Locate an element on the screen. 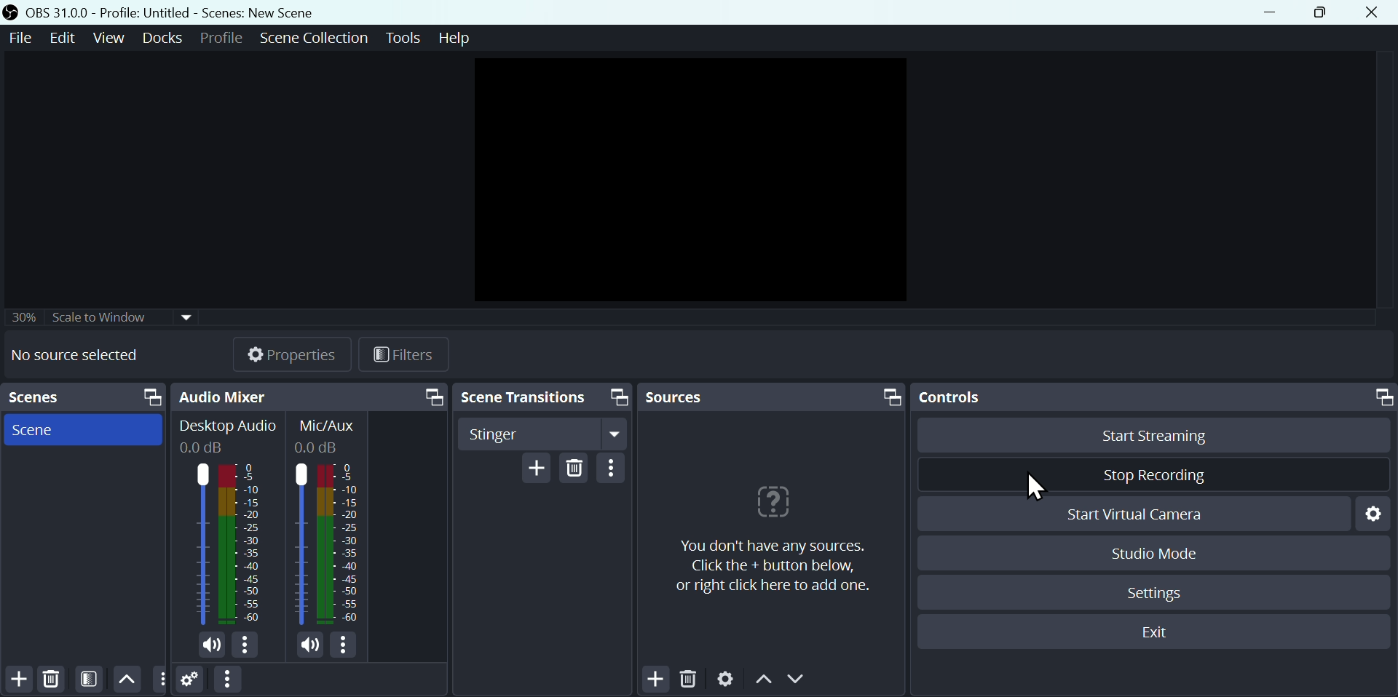 The height and width of the screenshot is (697, 1398). Delete is located at coordinates (55, 678).